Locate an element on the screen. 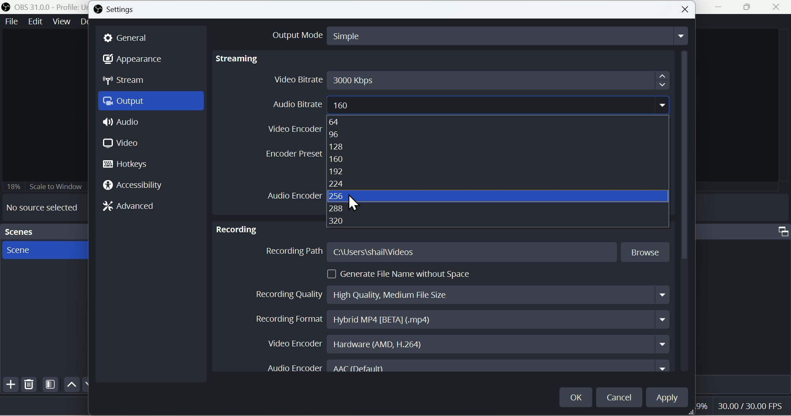 The width and height of the screenshot is (791, 416). OBS 31.0 .0 is located at coordinates (43, 7).